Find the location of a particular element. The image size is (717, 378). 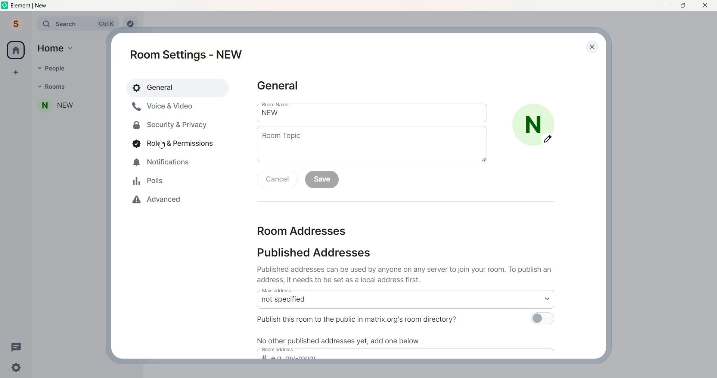

general is located at coordinates (179, 87).